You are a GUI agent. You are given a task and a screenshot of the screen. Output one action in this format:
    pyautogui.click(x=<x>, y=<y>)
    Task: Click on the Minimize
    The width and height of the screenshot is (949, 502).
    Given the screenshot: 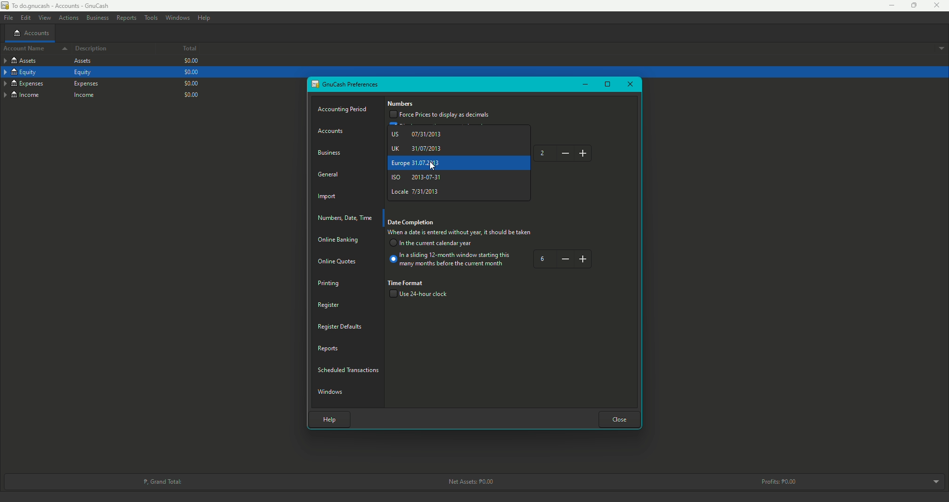 What is the action you would take?
    pyautogui.click(x=888, y=5)
    